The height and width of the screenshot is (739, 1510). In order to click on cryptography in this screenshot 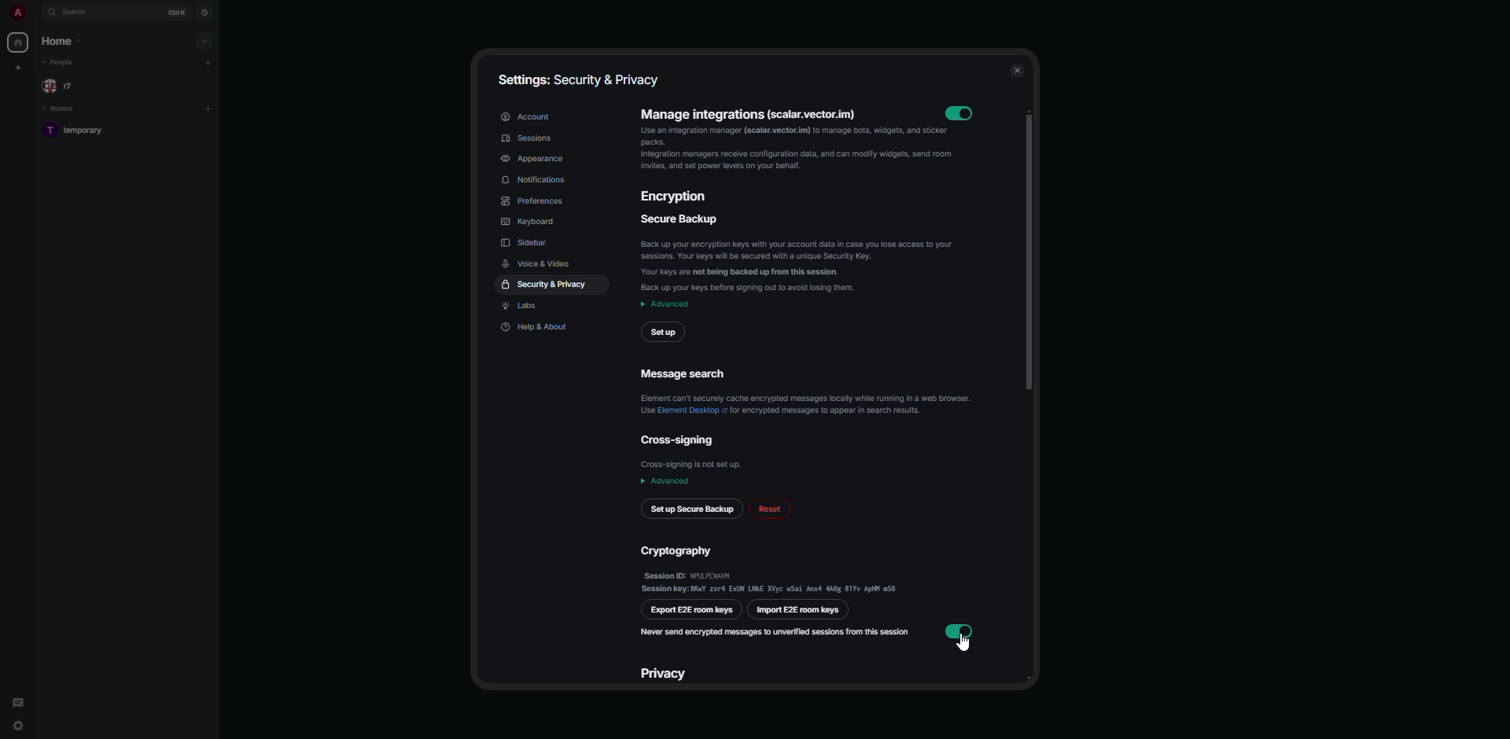, I will do `click(771, 568)`.